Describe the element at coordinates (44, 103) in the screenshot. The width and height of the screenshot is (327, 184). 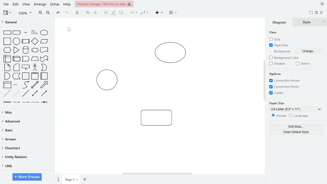
I see `Connector with symbol` at that location.